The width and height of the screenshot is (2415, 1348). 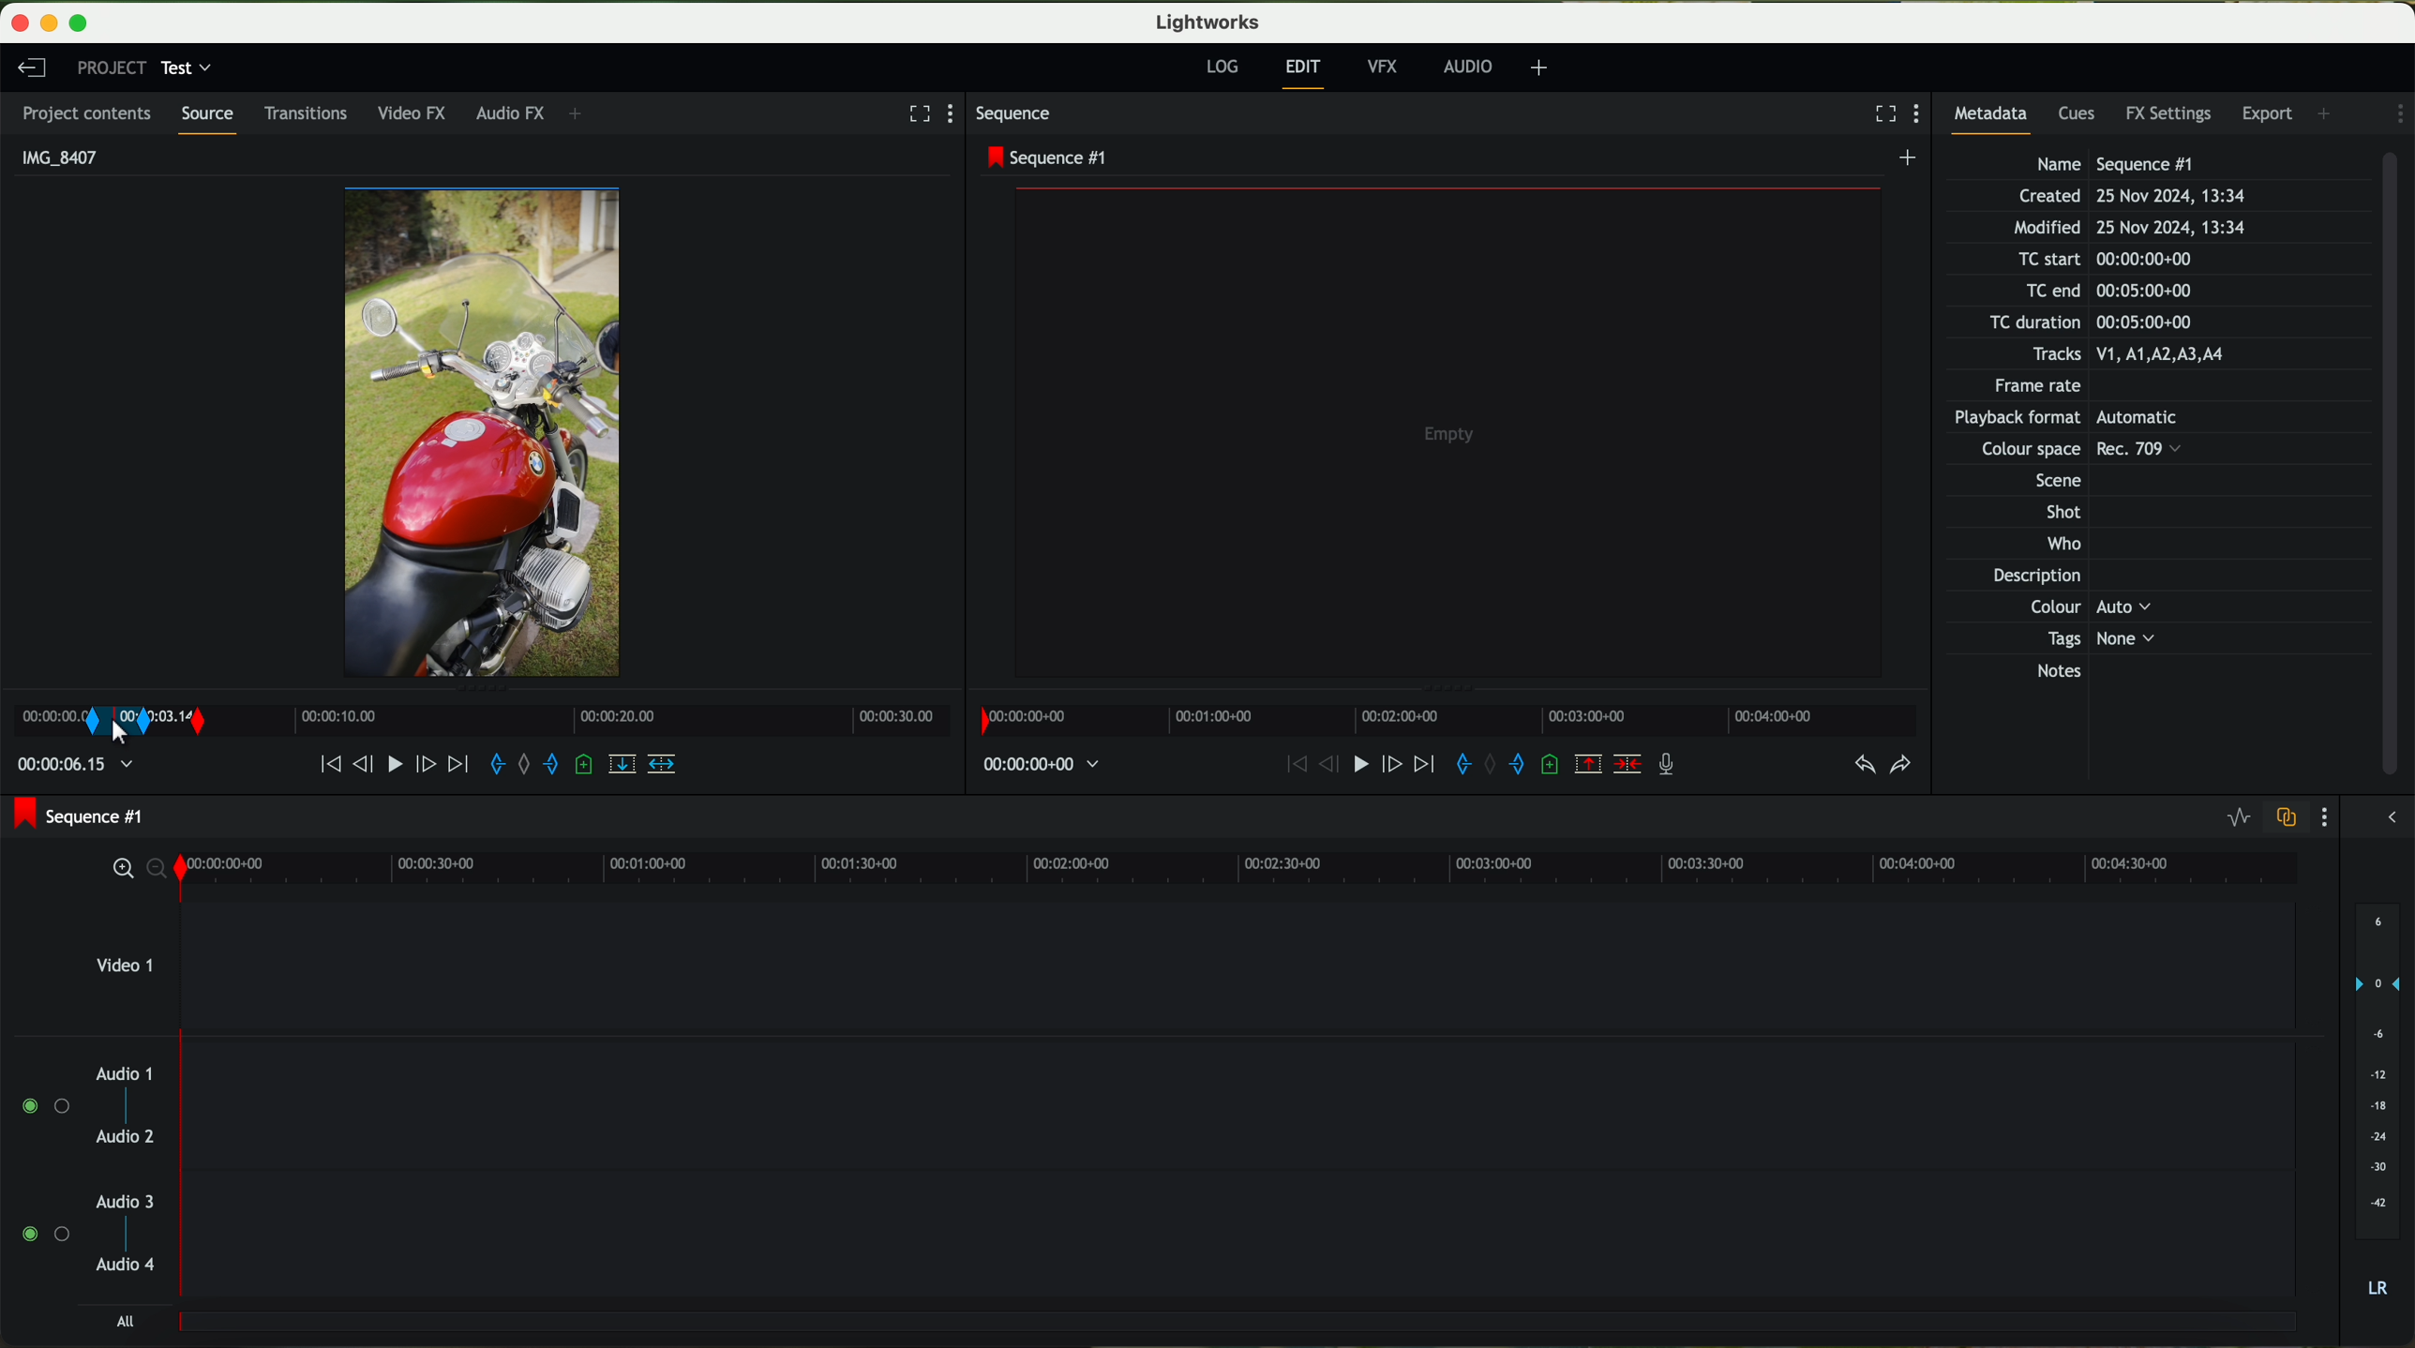 What do you see at coordinates (1419, 767) in the screenshot?
I see `move foward` at bounding box center [1419, 767].